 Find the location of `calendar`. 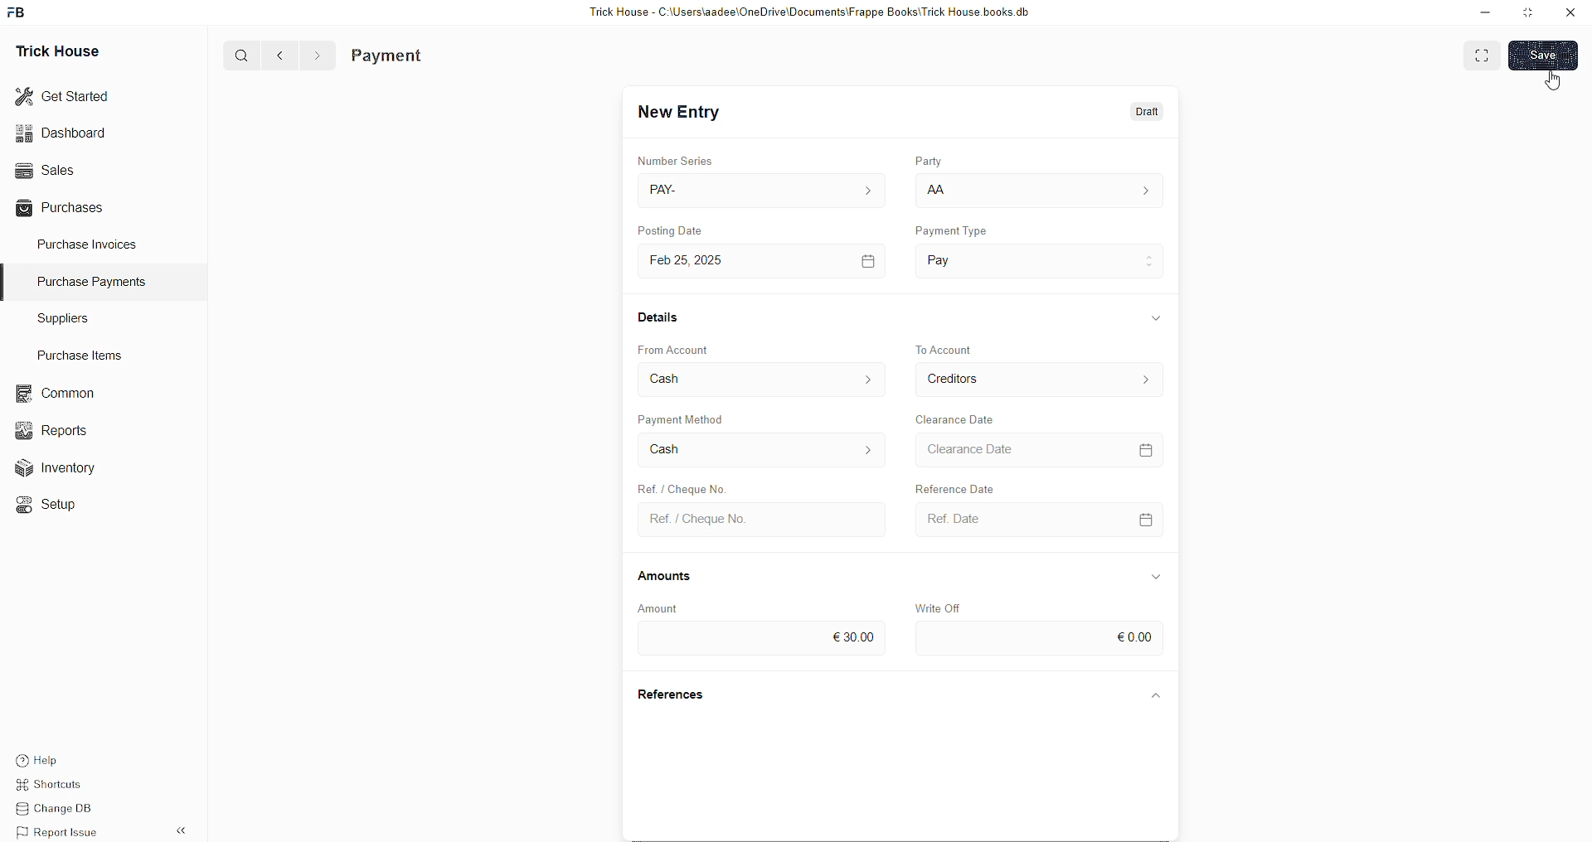

calendar is located at coordinates (1149, 452).